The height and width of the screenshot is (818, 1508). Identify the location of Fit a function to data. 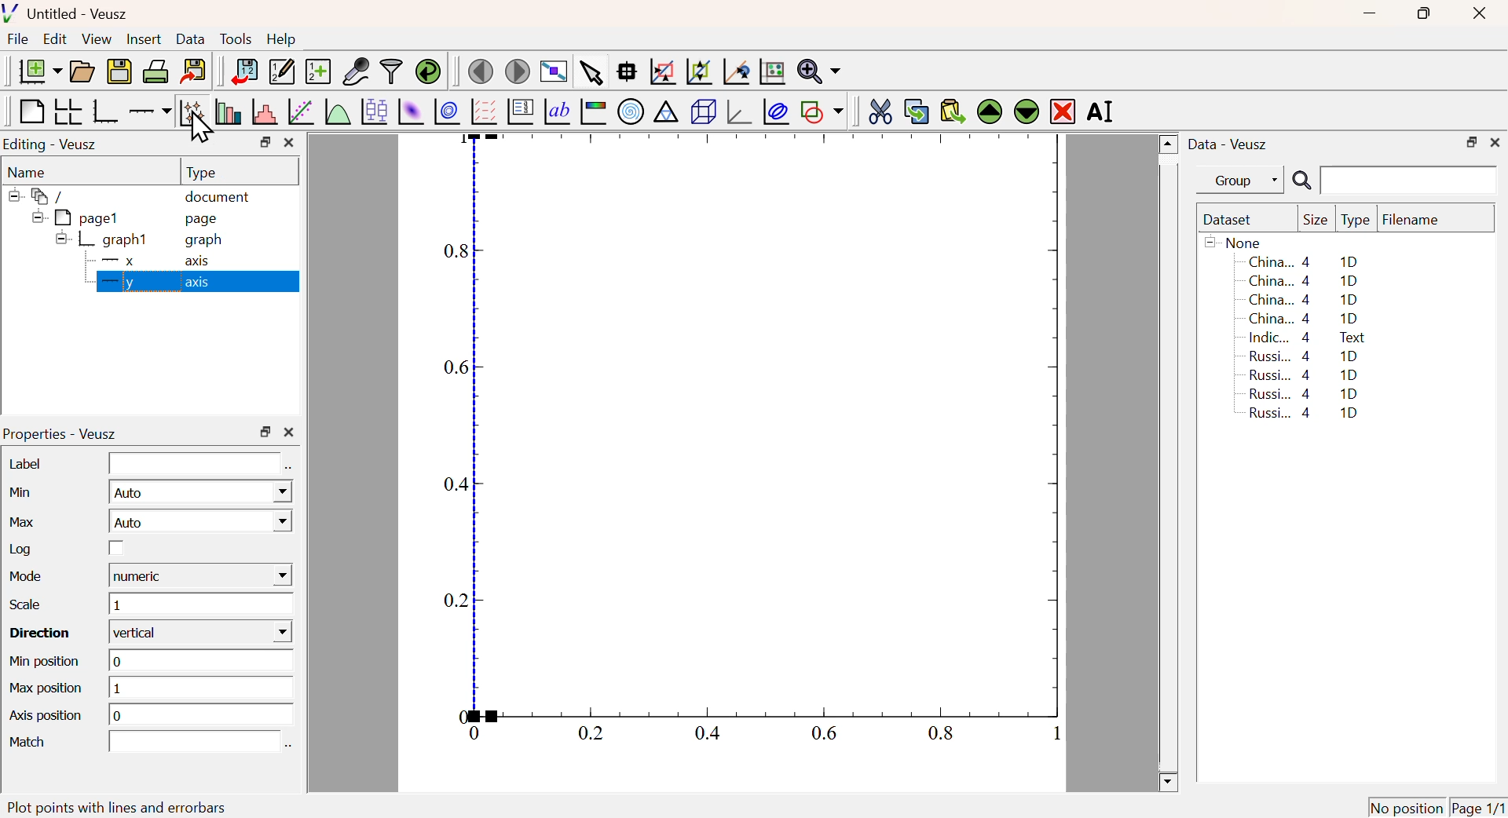
(302, 113).